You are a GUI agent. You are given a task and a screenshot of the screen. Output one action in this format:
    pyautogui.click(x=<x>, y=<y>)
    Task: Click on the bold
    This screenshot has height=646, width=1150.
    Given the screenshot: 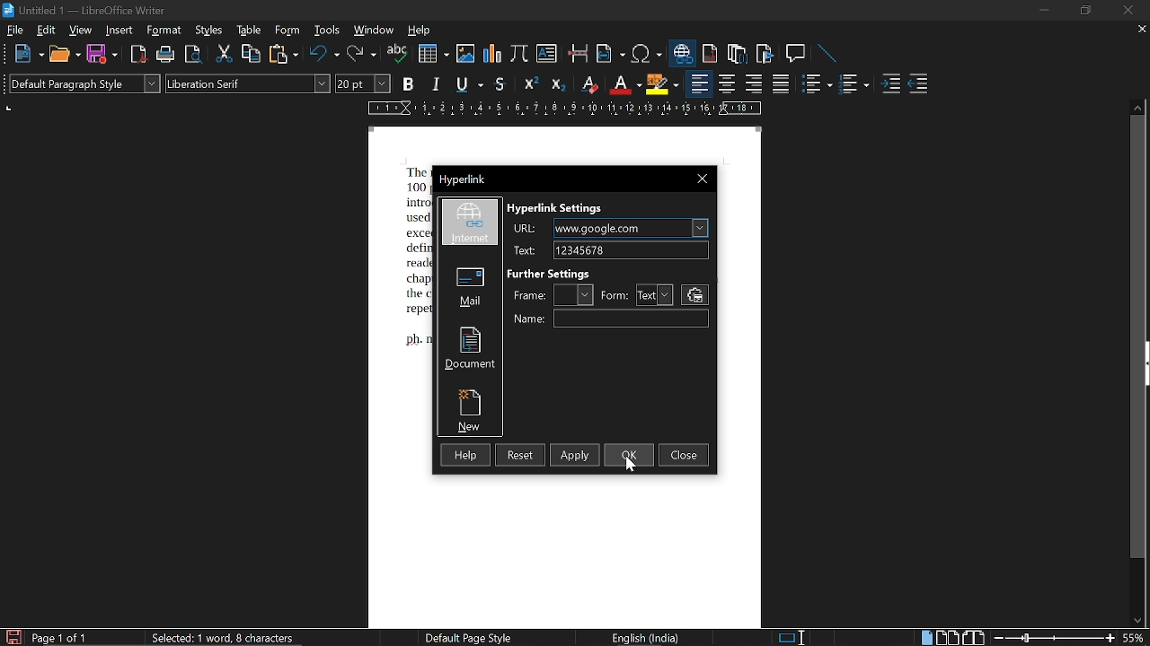 What is the action you would take?
    pyautogui.click(x=407, y=85)
    